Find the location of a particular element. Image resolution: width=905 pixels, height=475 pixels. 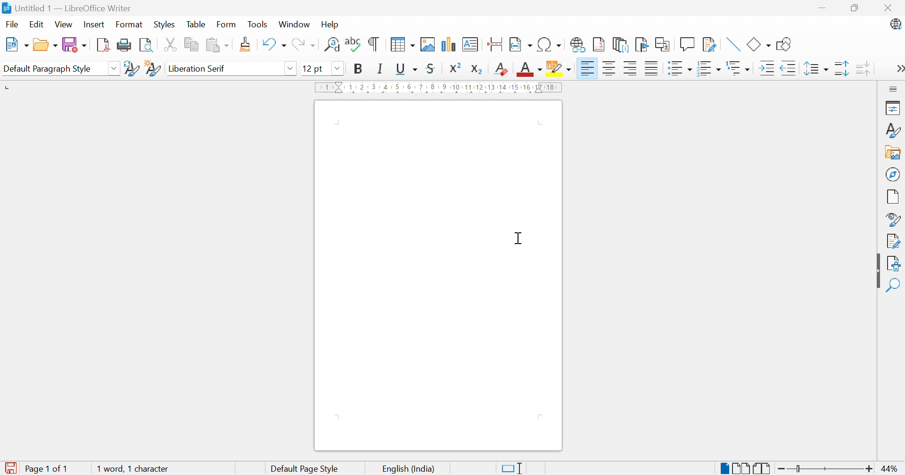

Character highlighting color is located at coordinates (559, 66).